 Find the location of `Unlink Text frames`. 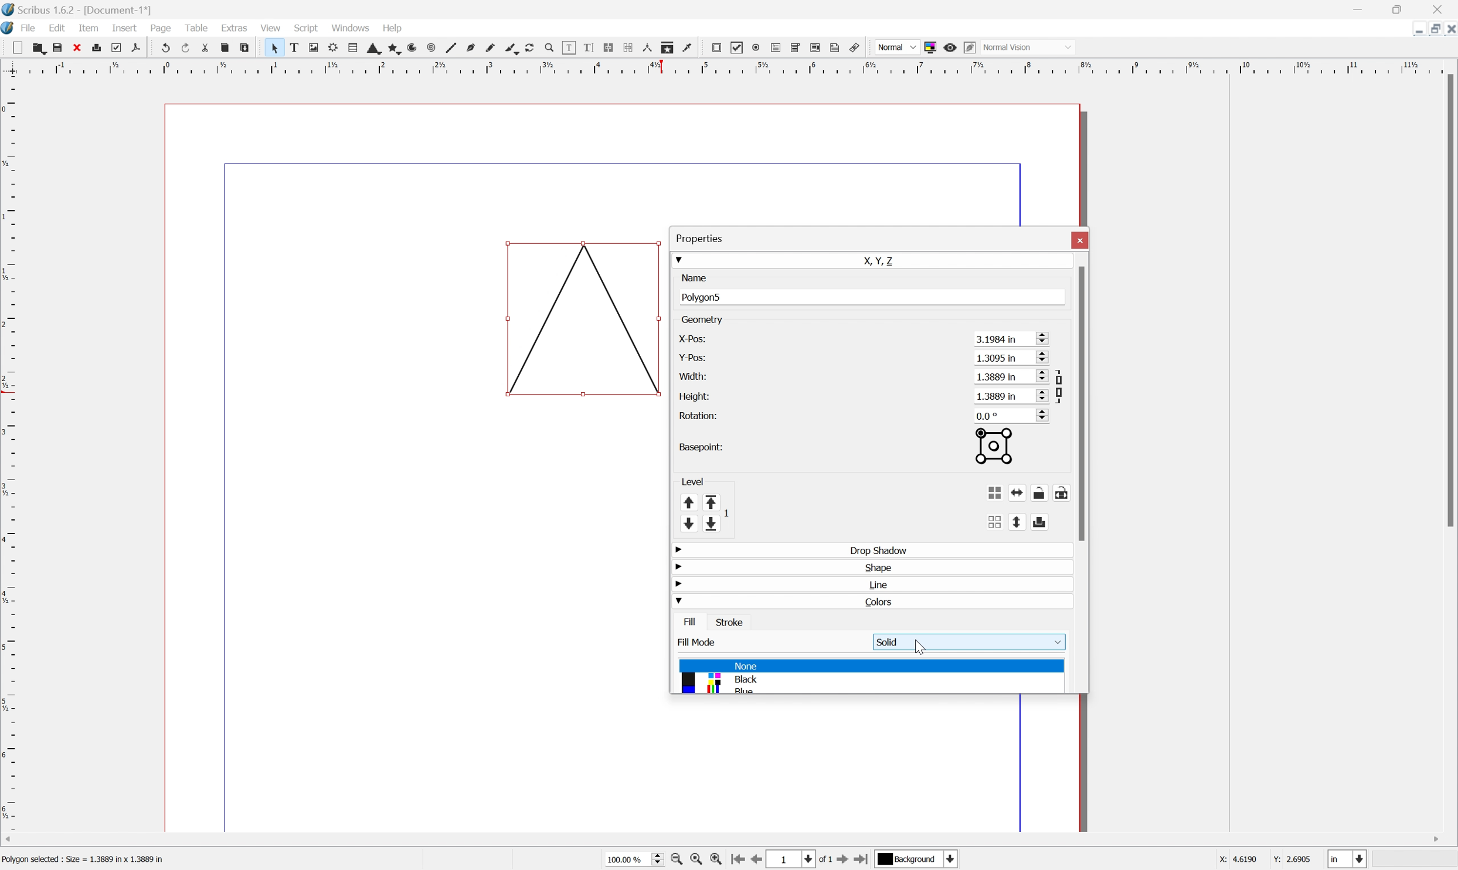

Unlink Text frames is located at coordinates (626, 47).